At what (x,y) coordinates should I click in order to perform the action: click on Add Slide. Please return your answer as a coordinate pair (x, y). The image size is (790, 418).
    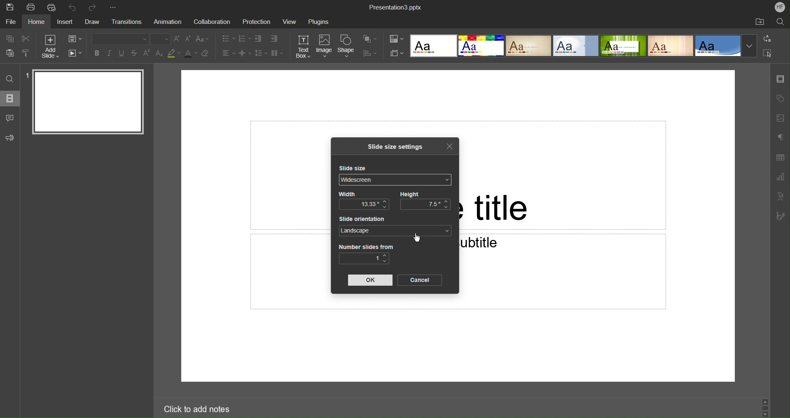
    Looking at the image, I should click on (49, 46).